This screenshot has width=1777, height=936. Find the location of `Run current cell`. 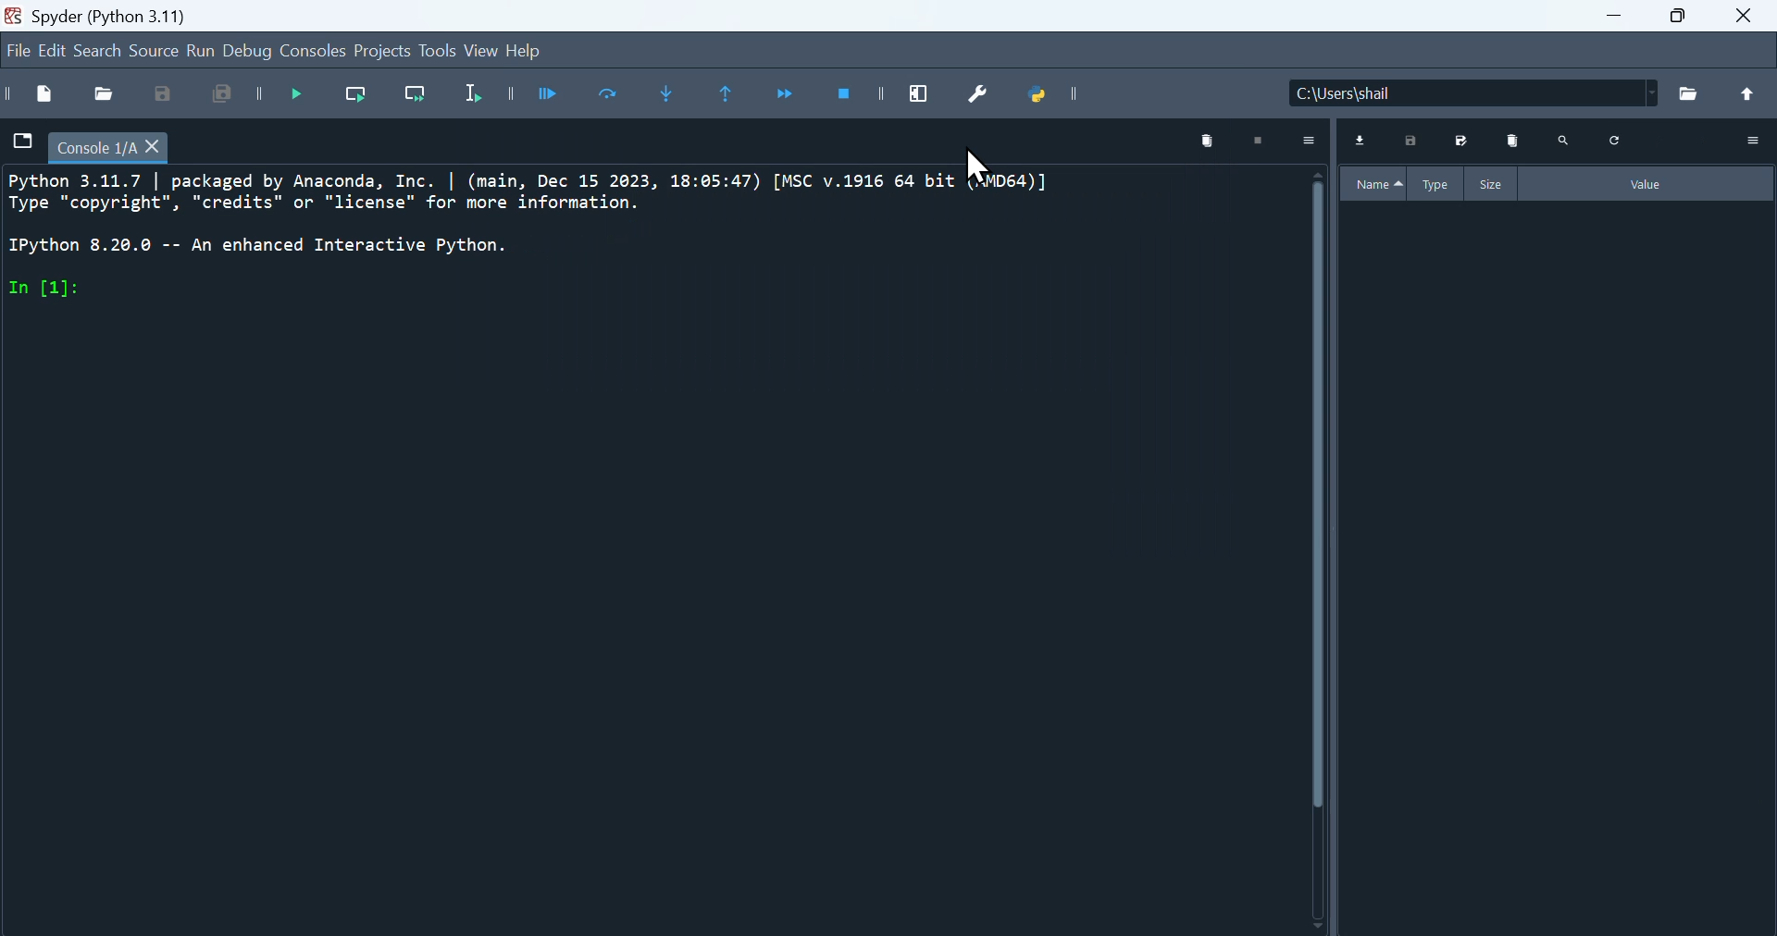

Run current cell is located at coordinates (614, 97).